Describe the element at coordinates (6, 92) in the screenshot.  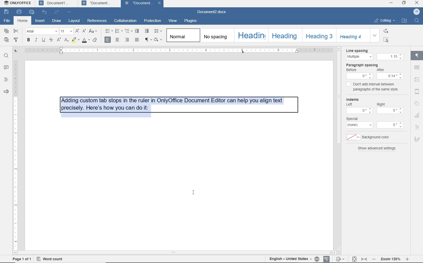
I see `feedback & support` at that location.